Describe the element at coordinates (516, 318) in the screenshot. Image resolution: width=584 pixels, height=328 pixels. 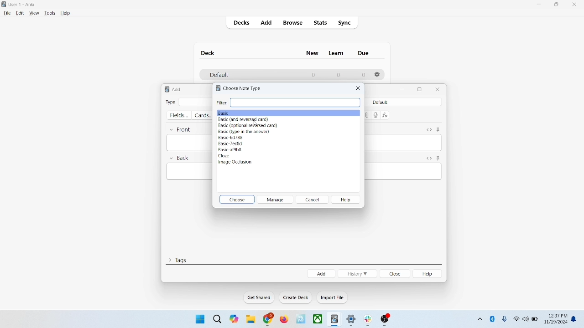
I see `wifi` at that location.